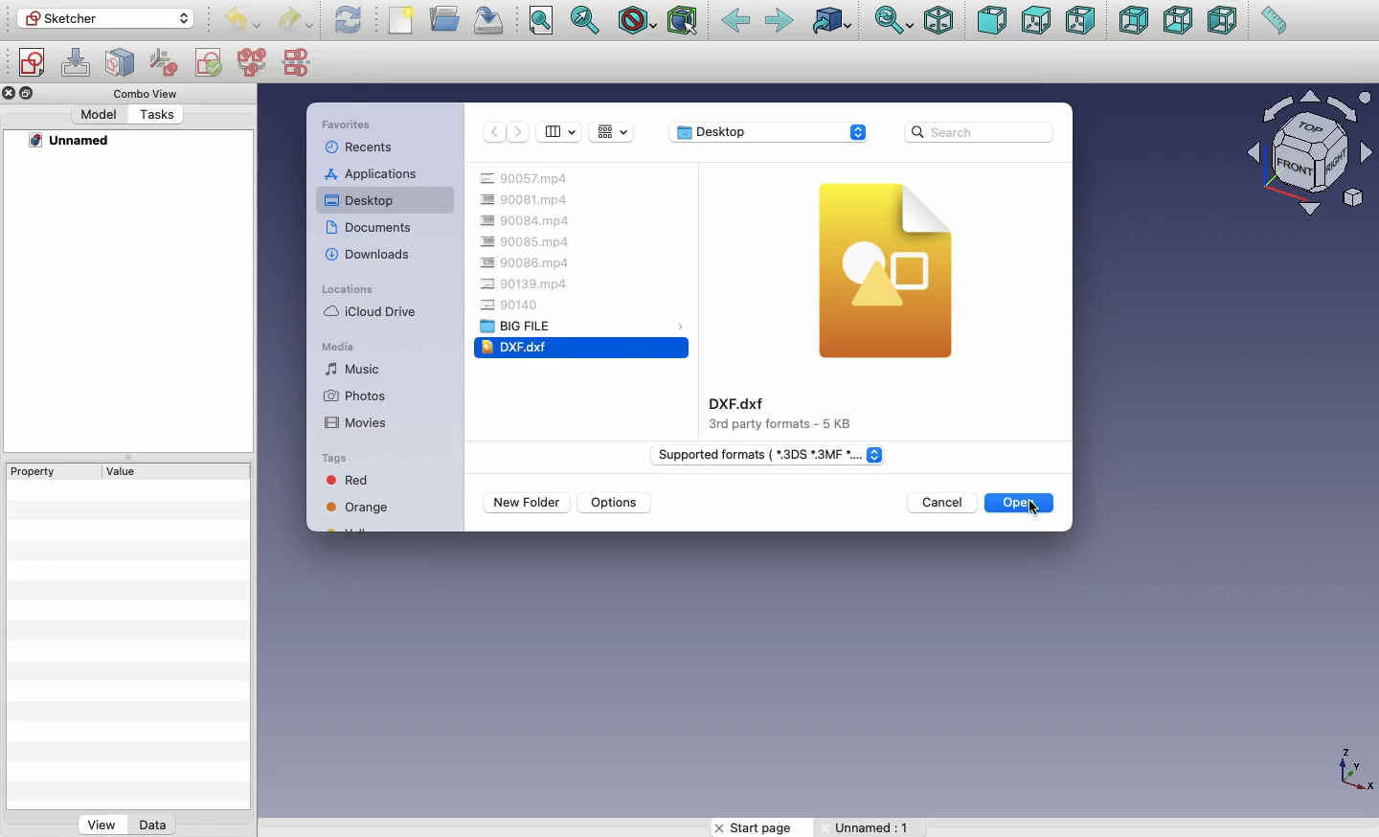 The width and height of the screenshot is (1379, 837). What do you see at coordinates (1006, 503) in the screenshot?
I see `Open` at bounding box center [1006, 503].